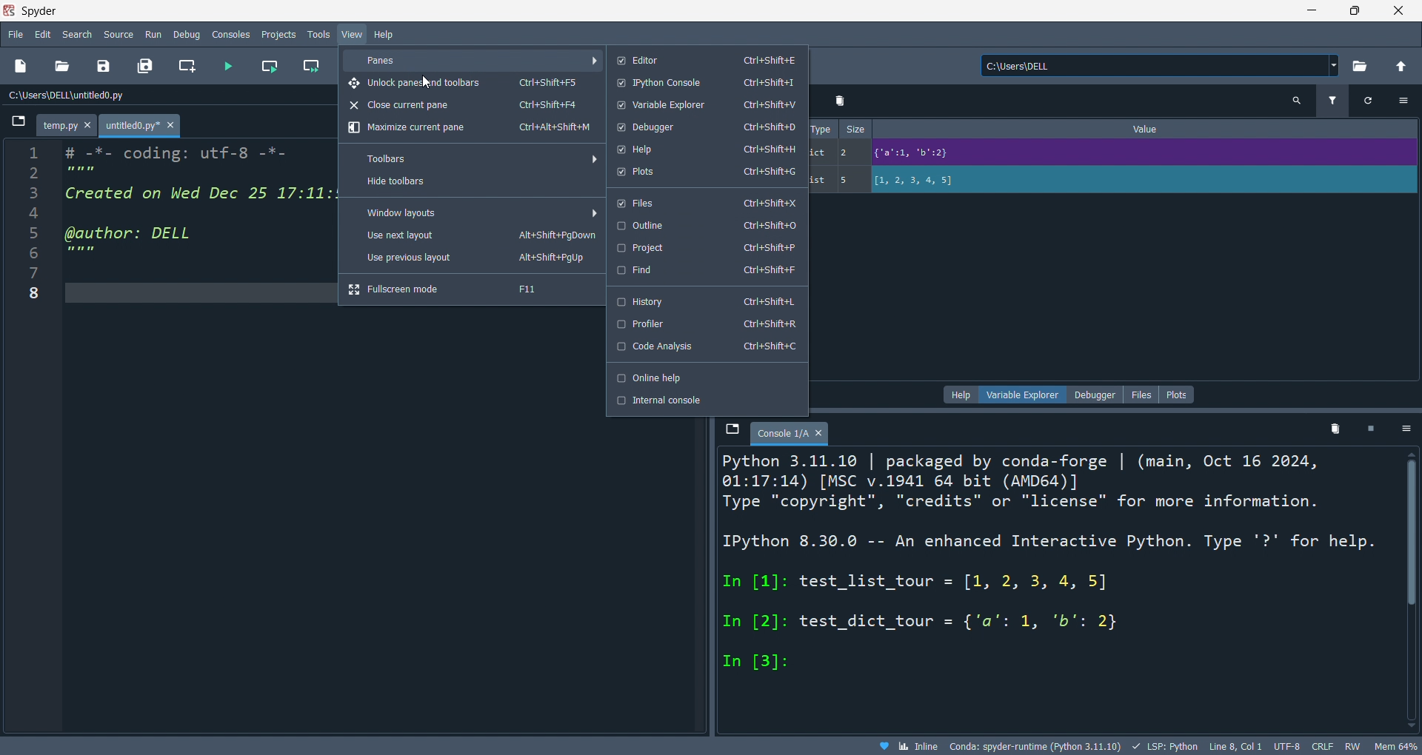 The image size is (1422, 755). What do you see at coordinates (907, 746) in the screenshot?
I see `inline` at bounding box center [907, 746].